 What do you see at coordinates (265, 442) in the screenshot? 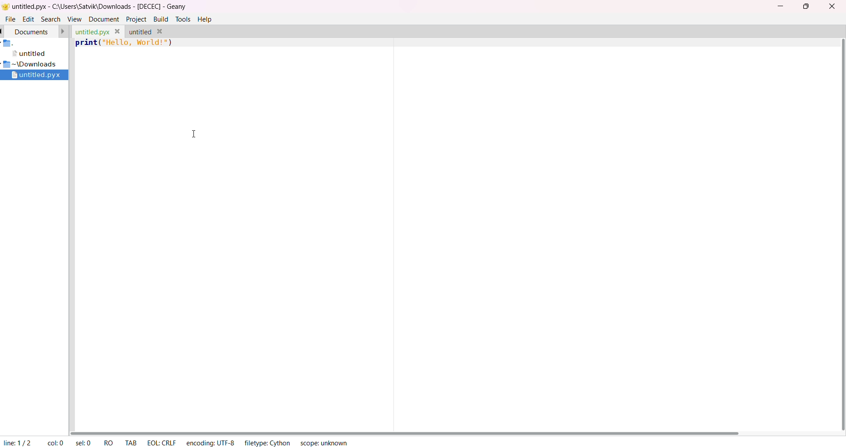
I see `filetype: Cython` at bounding box center [265, 442].